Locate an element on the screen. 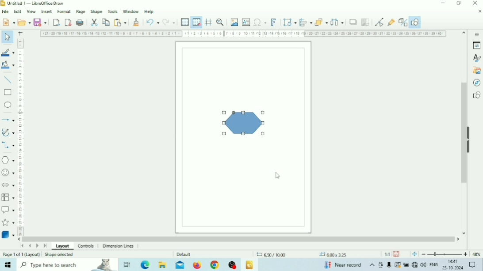 Image resolution: width=483 pixels, height=271 pixels. Zoom Out/In is located at coordinates (445, 254).